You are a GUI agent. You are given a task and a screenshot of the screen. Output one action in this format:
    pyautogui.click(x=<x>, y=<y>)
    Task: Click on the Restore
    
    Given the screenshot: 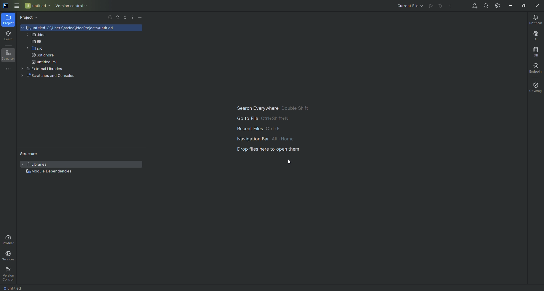 What is the action you would take?
    pyautogui.click(x=522, y=5)
    